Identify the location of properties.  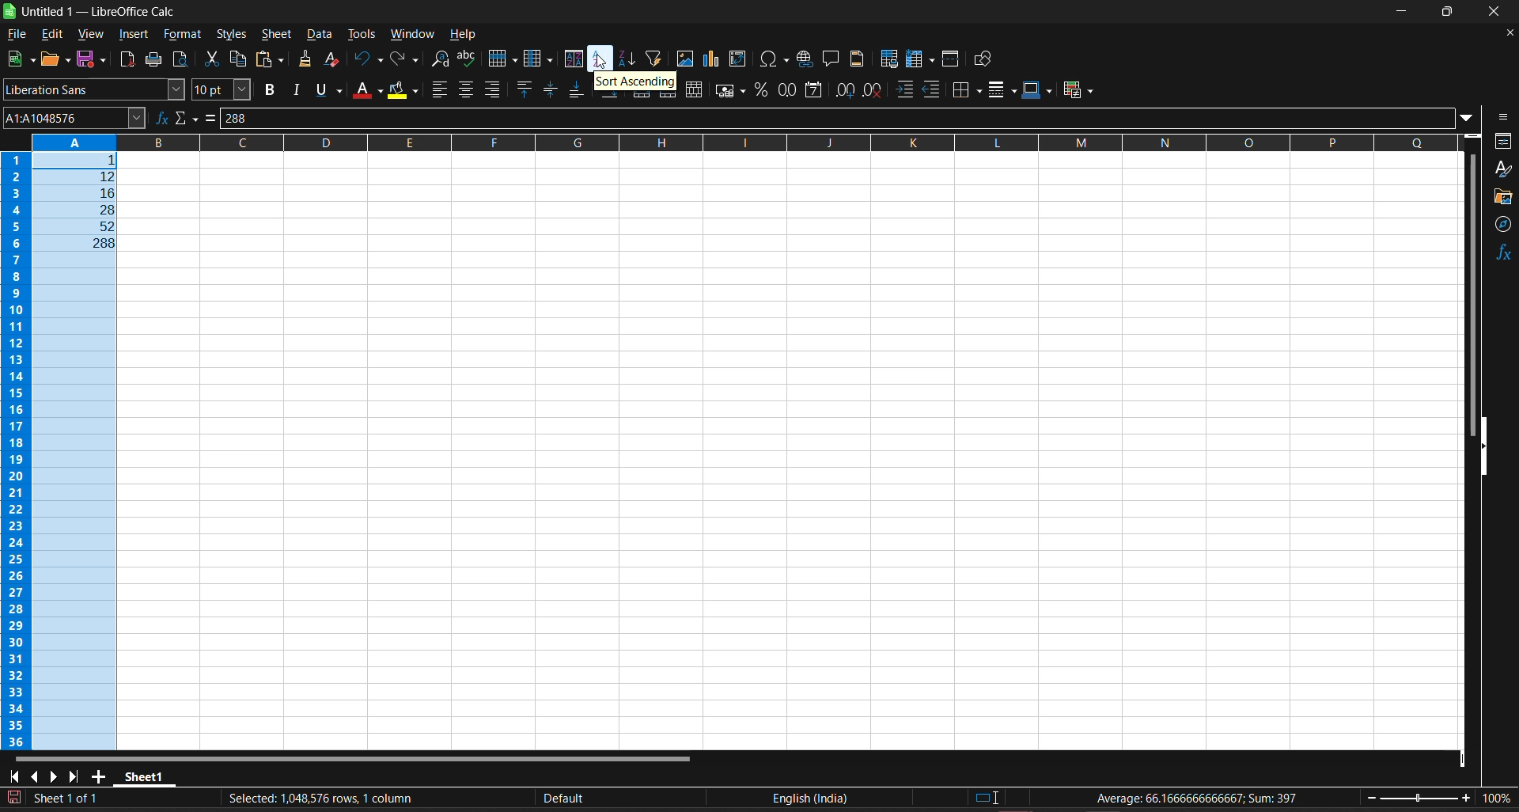
(1503, 140).